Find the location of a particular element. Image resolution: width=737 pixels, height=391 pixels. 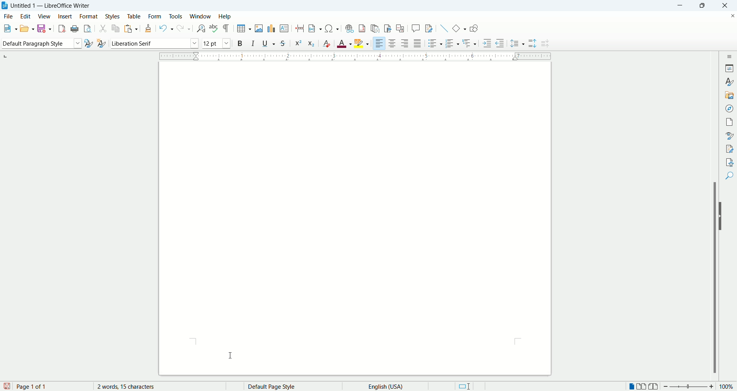

properties is located at coordinates (730, 67).